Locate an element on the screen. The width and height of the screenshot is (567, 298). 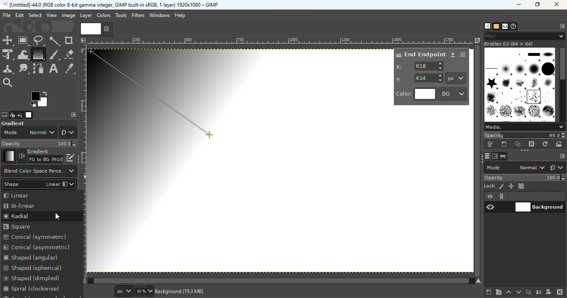
Layer is located at coordinates (86, 16).